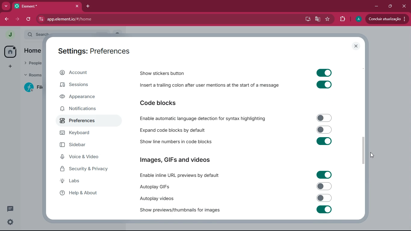  Describe the element at coordinates (174, 142) in the screenshot. I see `line numbers` at that location.